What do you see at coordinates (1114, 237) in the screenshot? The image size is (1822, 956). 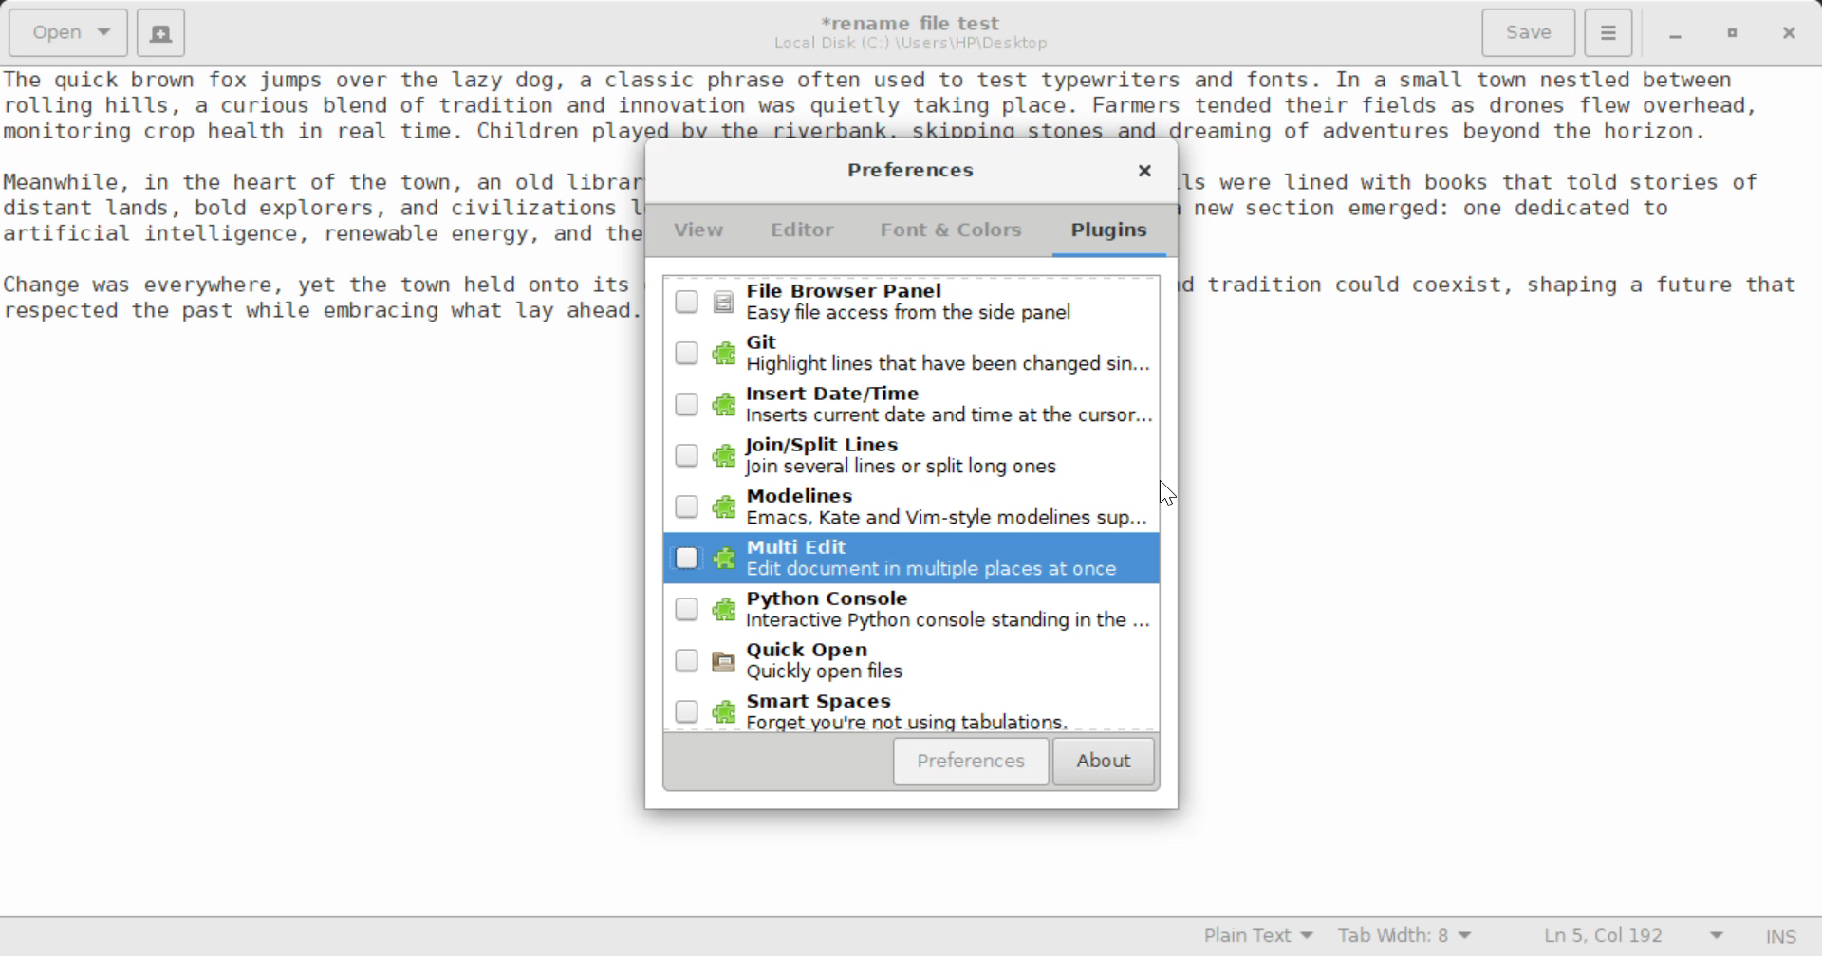 I see `Plugins Tab Selected` at bounding box center [1114, 237].